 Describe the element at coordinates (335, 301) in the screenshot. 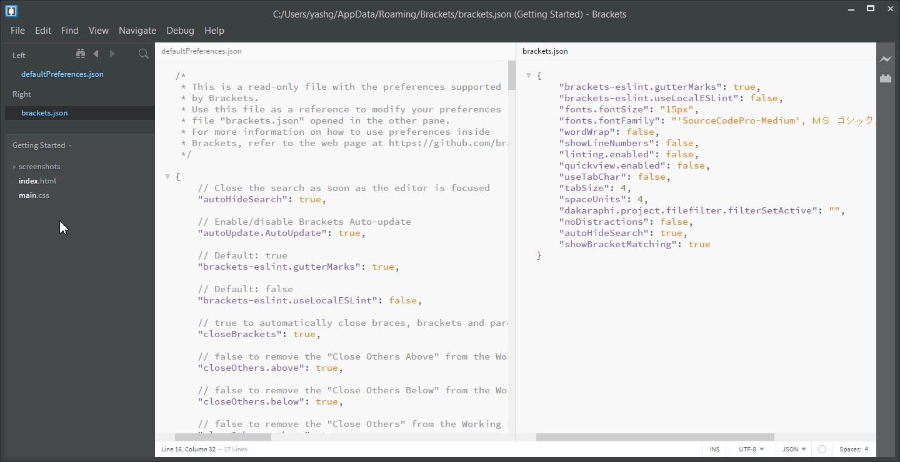

I see `{
// Close the search as soon as the editor is focused
"autoHideSearch": true,
// Enable/disable Brackets Auto-update
"autoUpdate. AutoUpdate": true,
// Default: true
"brackets-eslint.gutterMarks": true,
// Default: false
"brackets-eslint.uselocalESLint": false,
// true to automatically close braces, brackets and par
"closeBrackets": true,
// false to remove the "Close Others Above" from the Wo
"closeOthers. above": true,
// false to remove the "Close Others Below" from the Wo
"closeOthers.below": true,
// false to remove the "Close Others" from the Working` at that location.